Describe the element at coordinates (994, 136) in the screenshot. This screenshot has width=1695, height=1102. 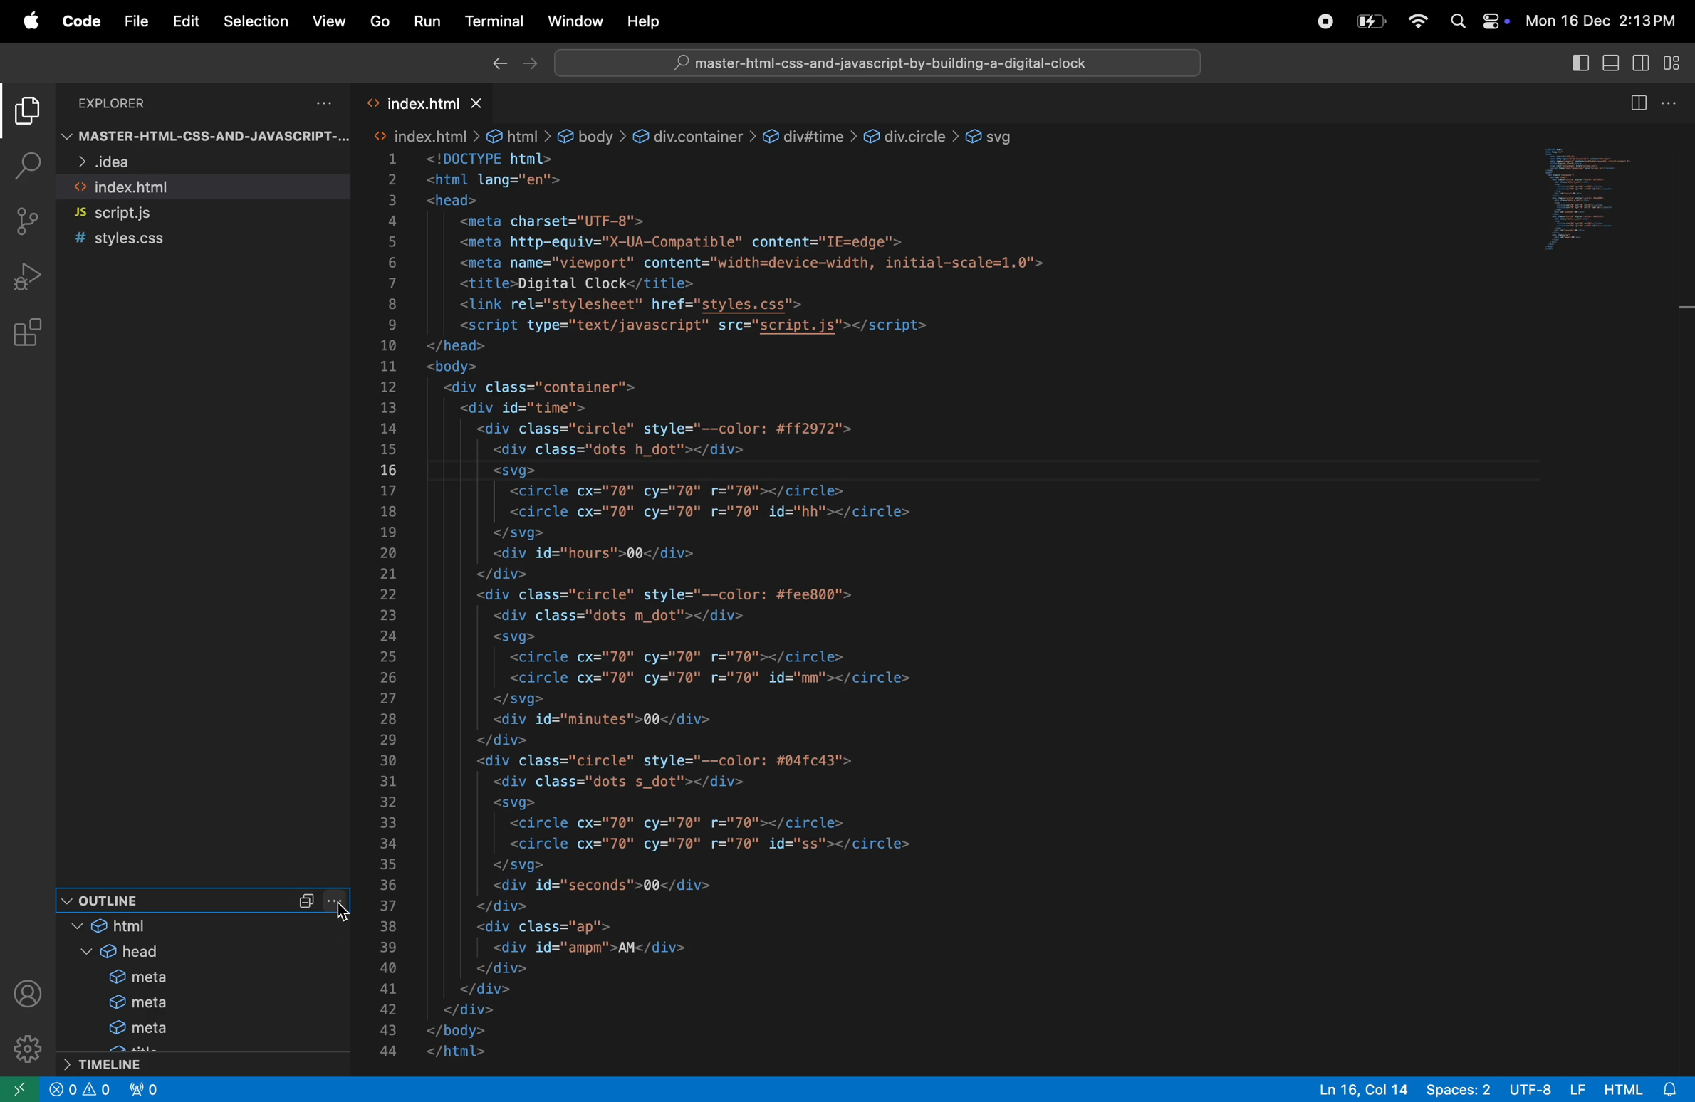
I see `svg` at that location.